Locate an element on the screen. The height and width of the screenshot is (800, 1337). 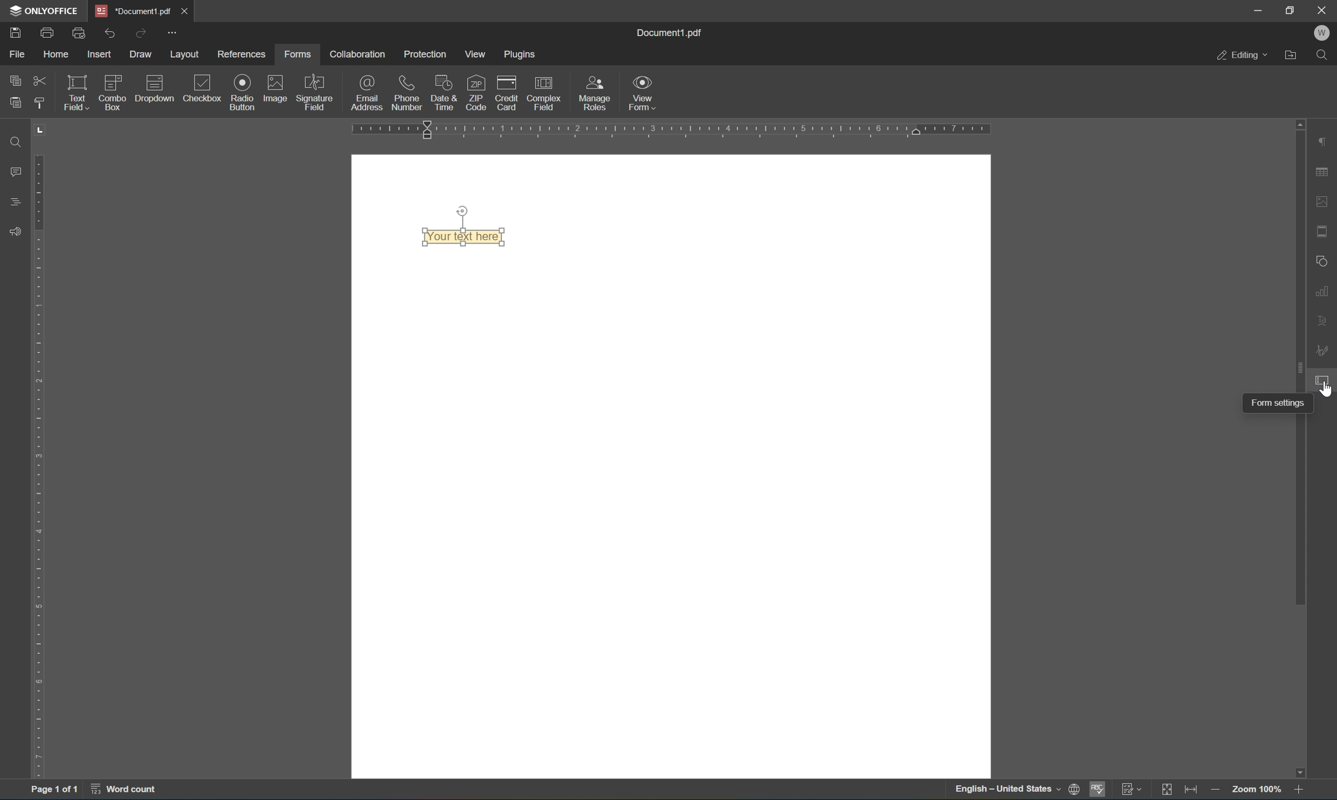
credit card is located at coordinates (507, 94).